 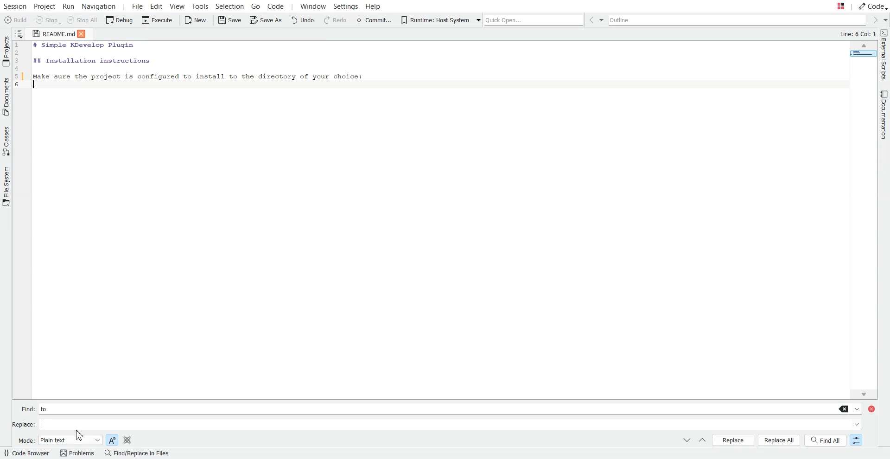 I want to click on Make sure the project is configured to install to the directory of your choice:, so click(x=198, y=75).